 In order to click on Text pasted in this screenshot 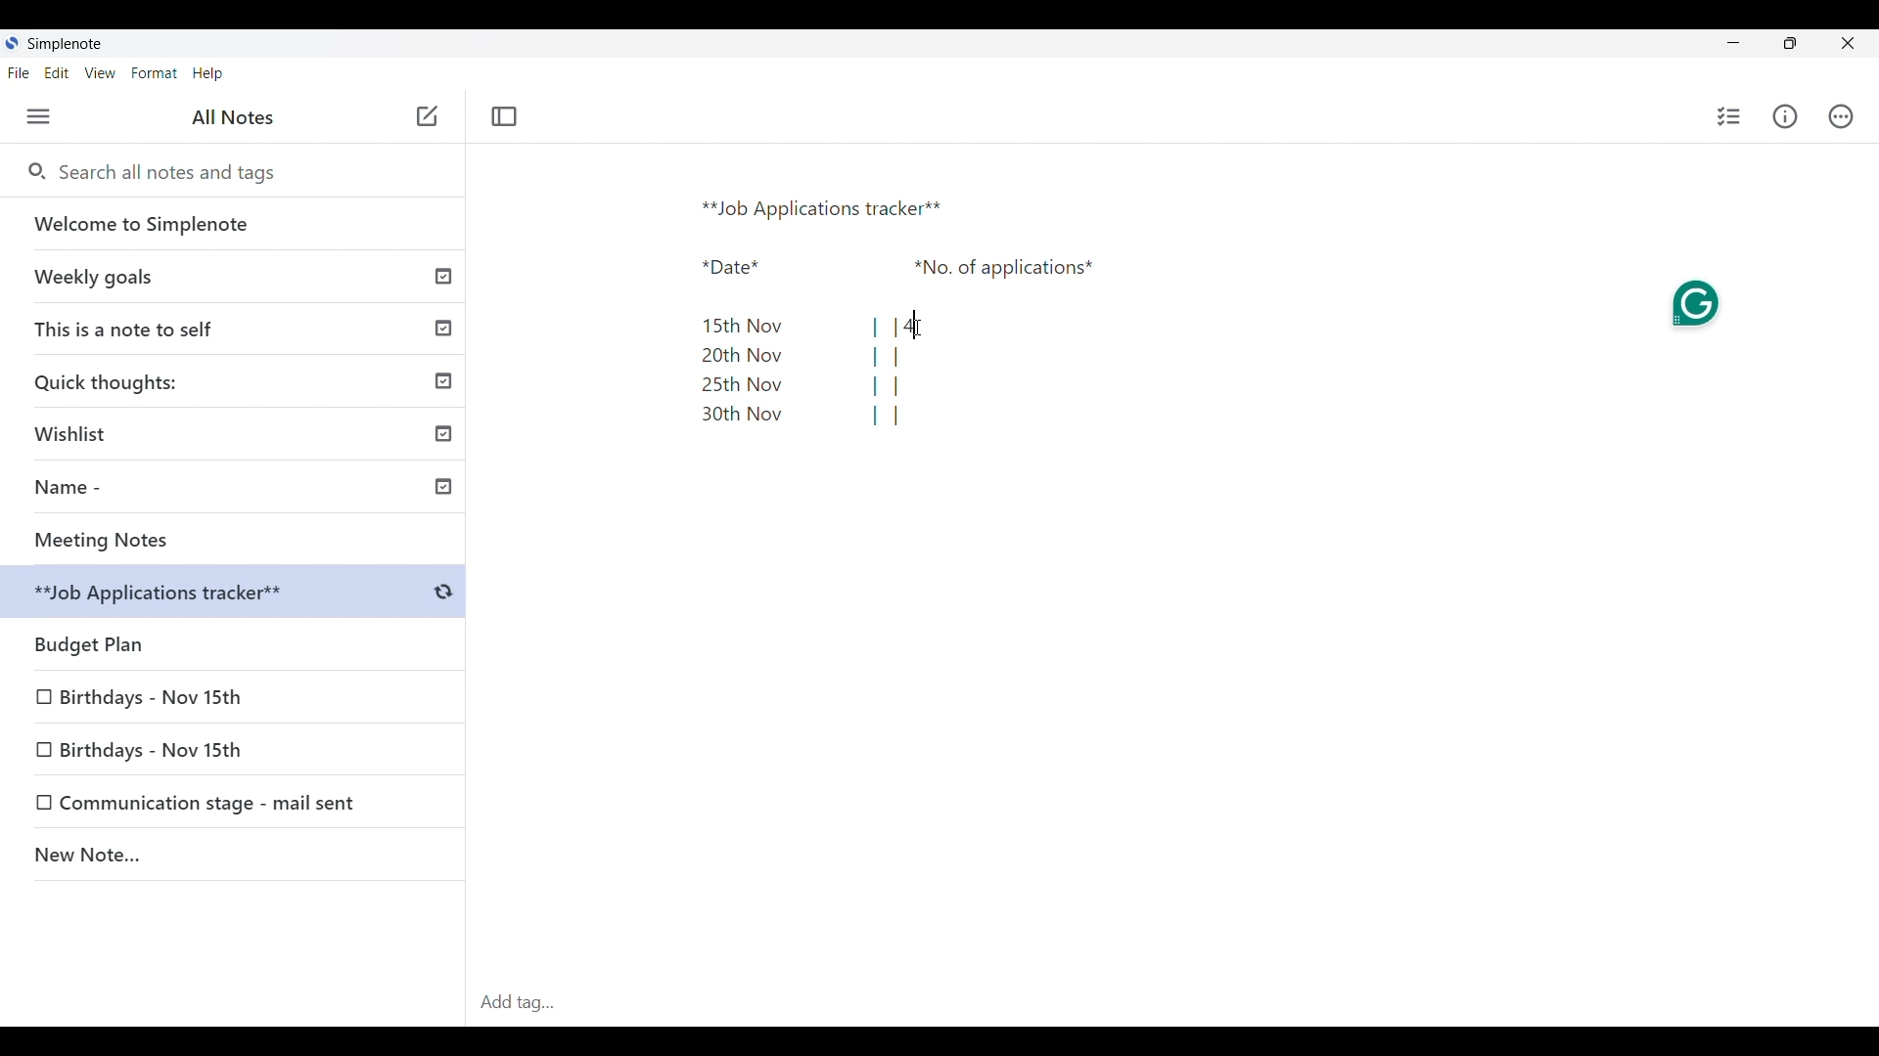, I will do `click(901, 314)`.